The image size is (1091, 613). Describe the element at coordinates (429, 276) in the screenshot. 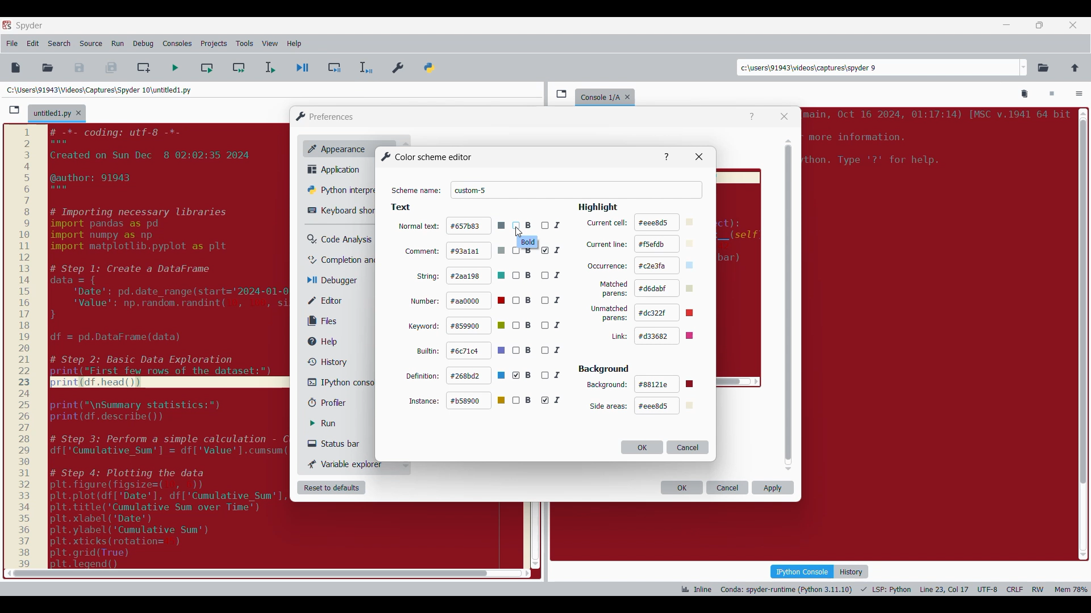

I see `string` at that location.